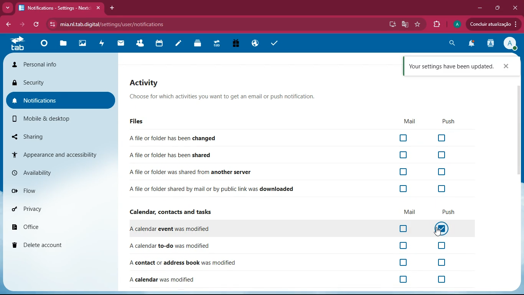 This screenshot has width=524, height=295. Describe the element at coordinates (61, 83) in the screenshot. I see `security` at that location.